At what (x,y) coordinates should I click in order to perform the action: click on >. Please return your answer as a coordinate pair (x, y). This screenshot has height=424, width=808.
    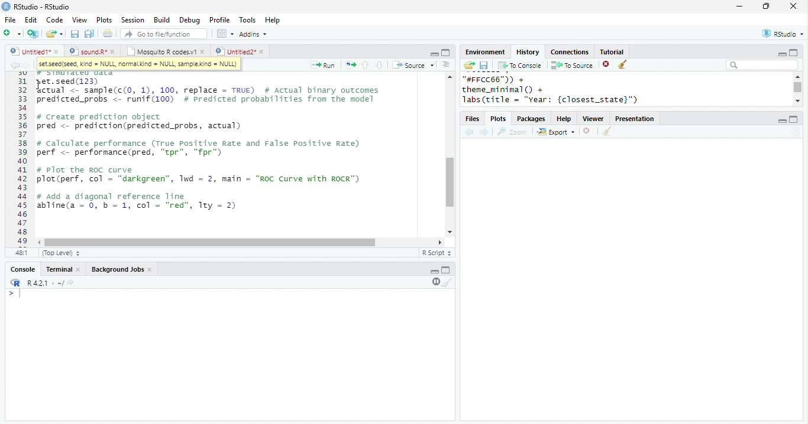
    Looking at the image, I should click on (16, 293).